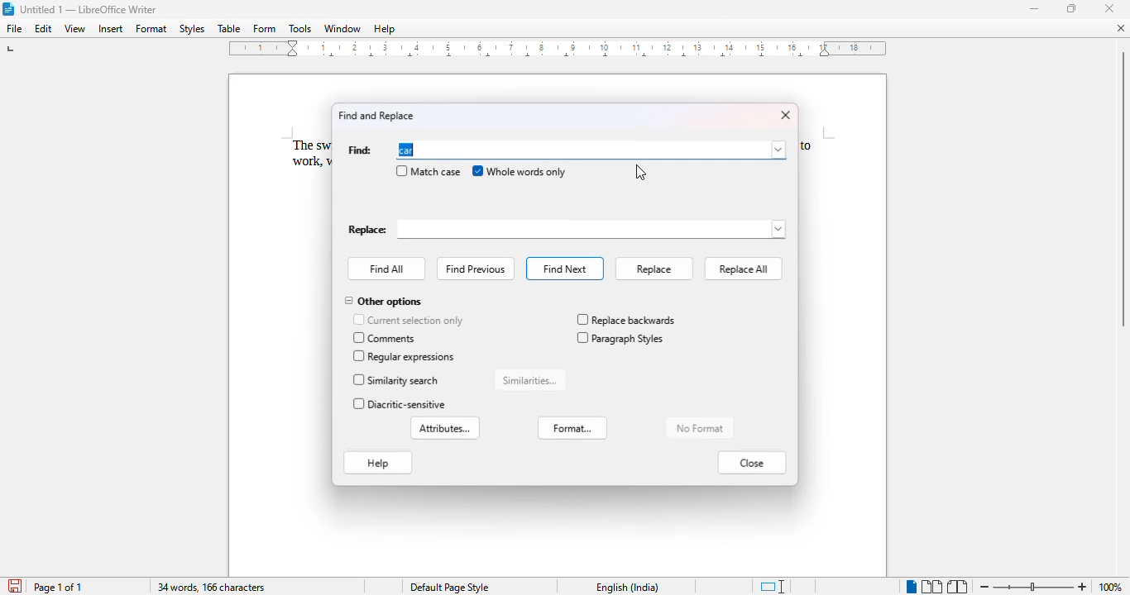 Image resolution: width=1130 pixels, height=595 pixels. I want to click on other options, so click(383, 302).